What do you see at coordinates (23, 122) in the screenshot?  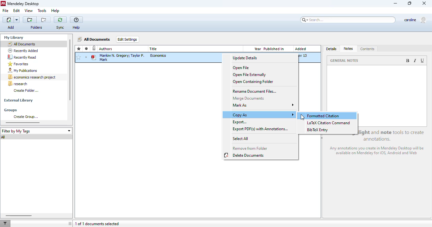 I see `horizontal scroll bar` at bounding box center [23, 122].